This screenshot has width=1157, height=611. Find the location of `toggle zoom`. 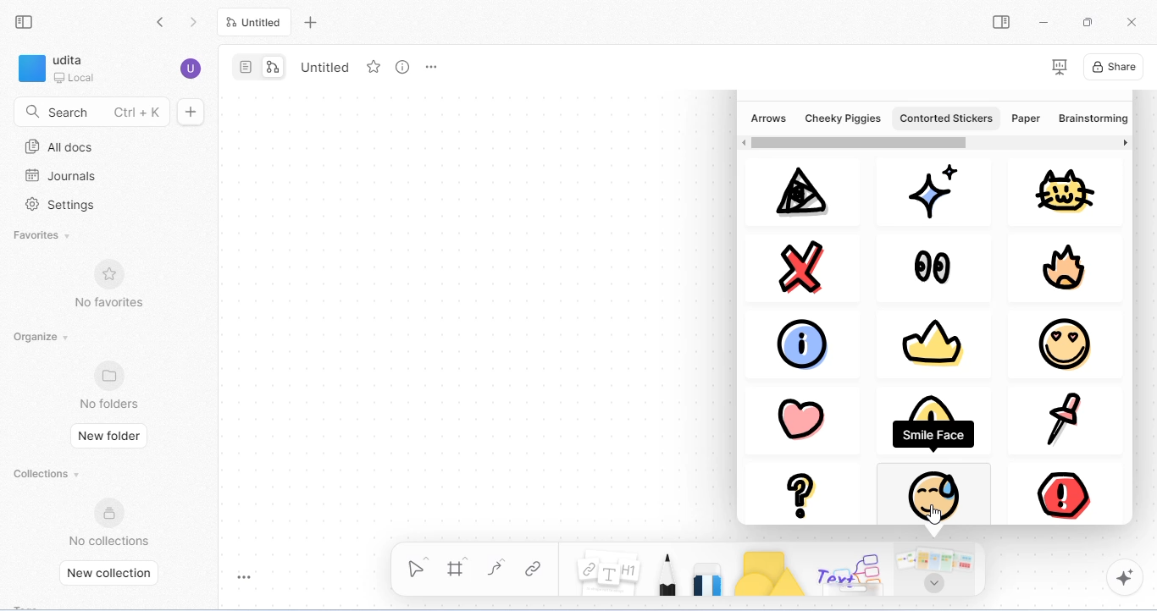

toggle zoom is located at coordinates (246, 576).